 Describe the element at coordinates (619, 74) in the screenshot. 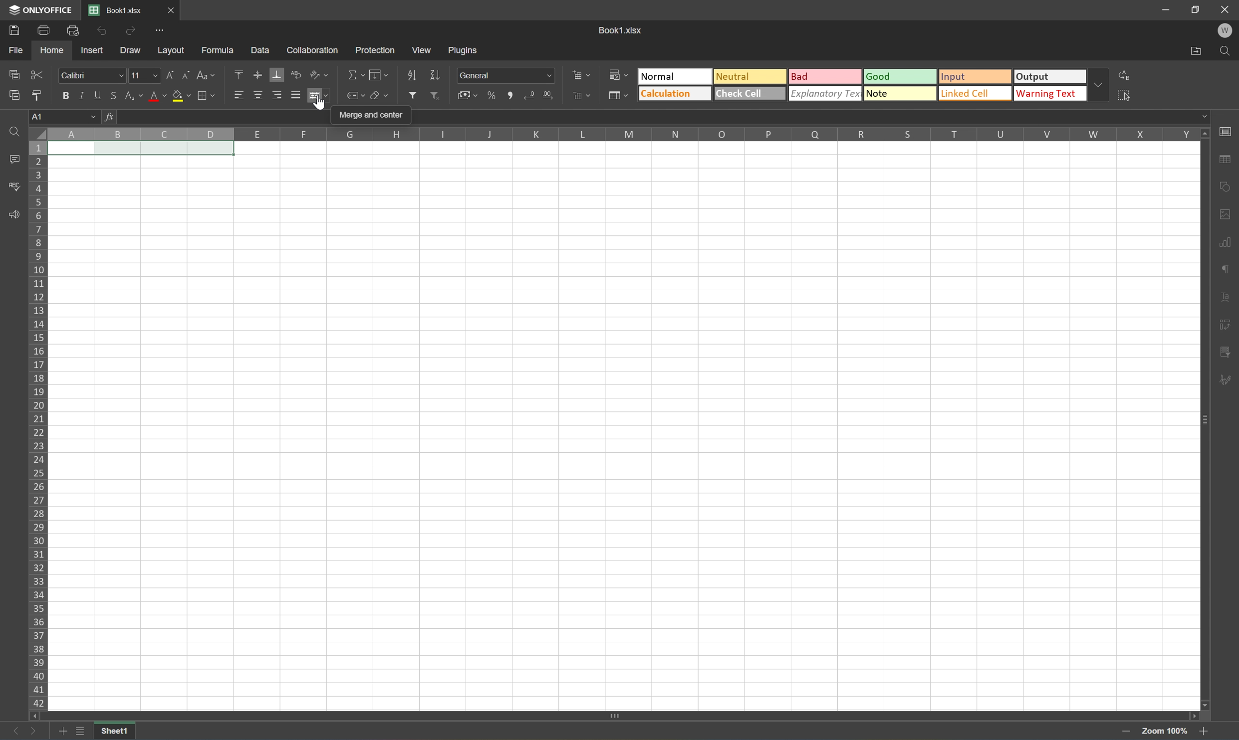

I see `Conditional formatting` at that location.